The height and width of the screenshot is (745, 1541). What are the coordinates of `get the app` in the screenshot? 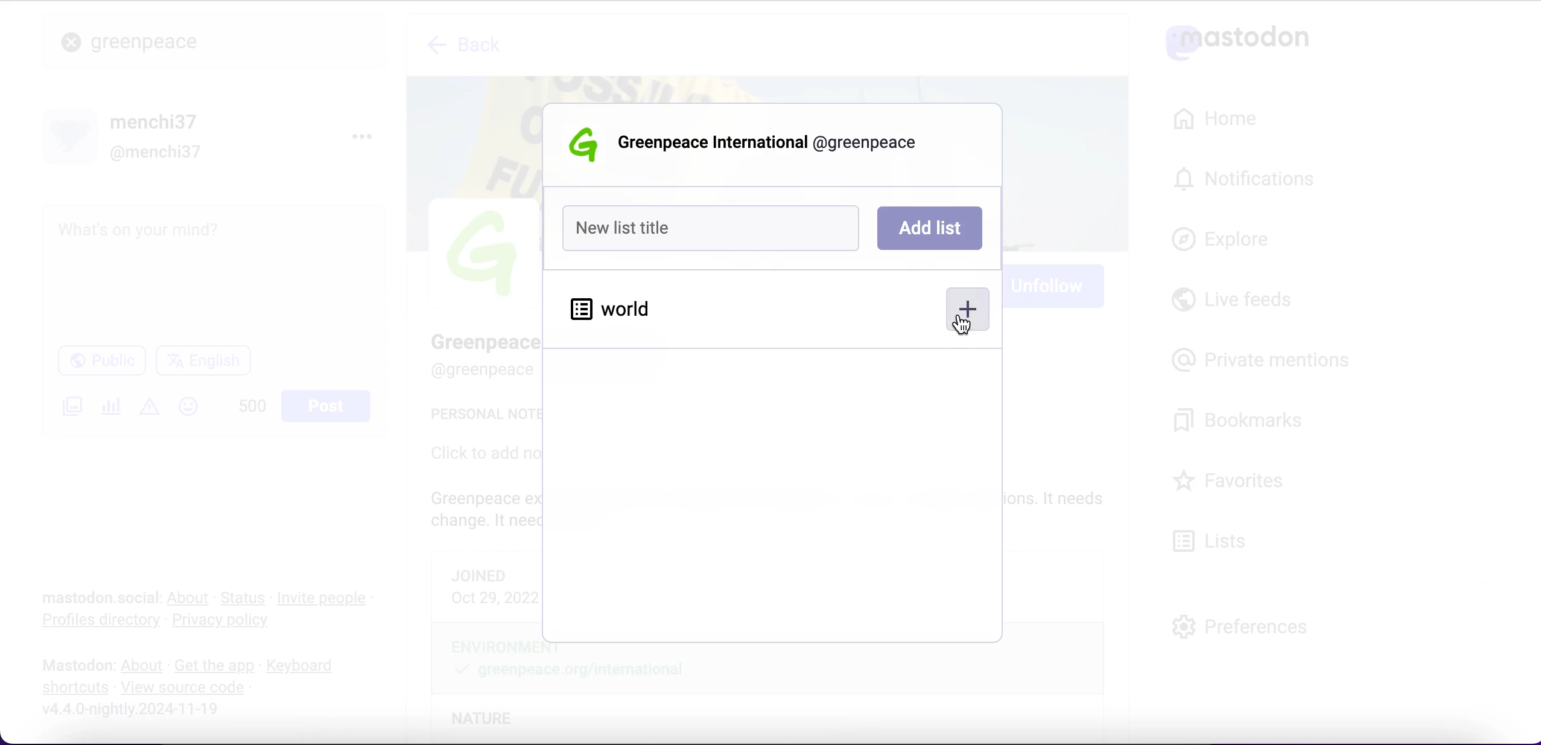 It's located at (213, 665).